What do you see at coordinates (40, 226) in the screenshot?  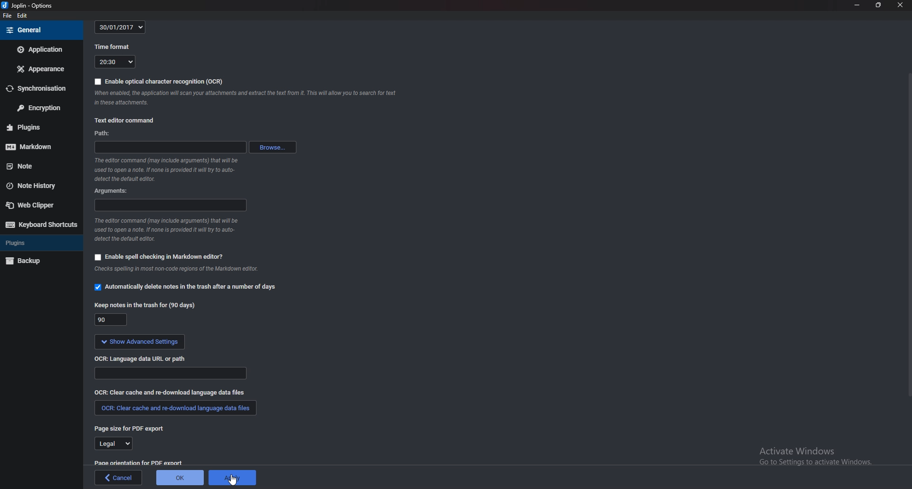 I see `Keyboard shortcuts` at bounding box center [40, 226].